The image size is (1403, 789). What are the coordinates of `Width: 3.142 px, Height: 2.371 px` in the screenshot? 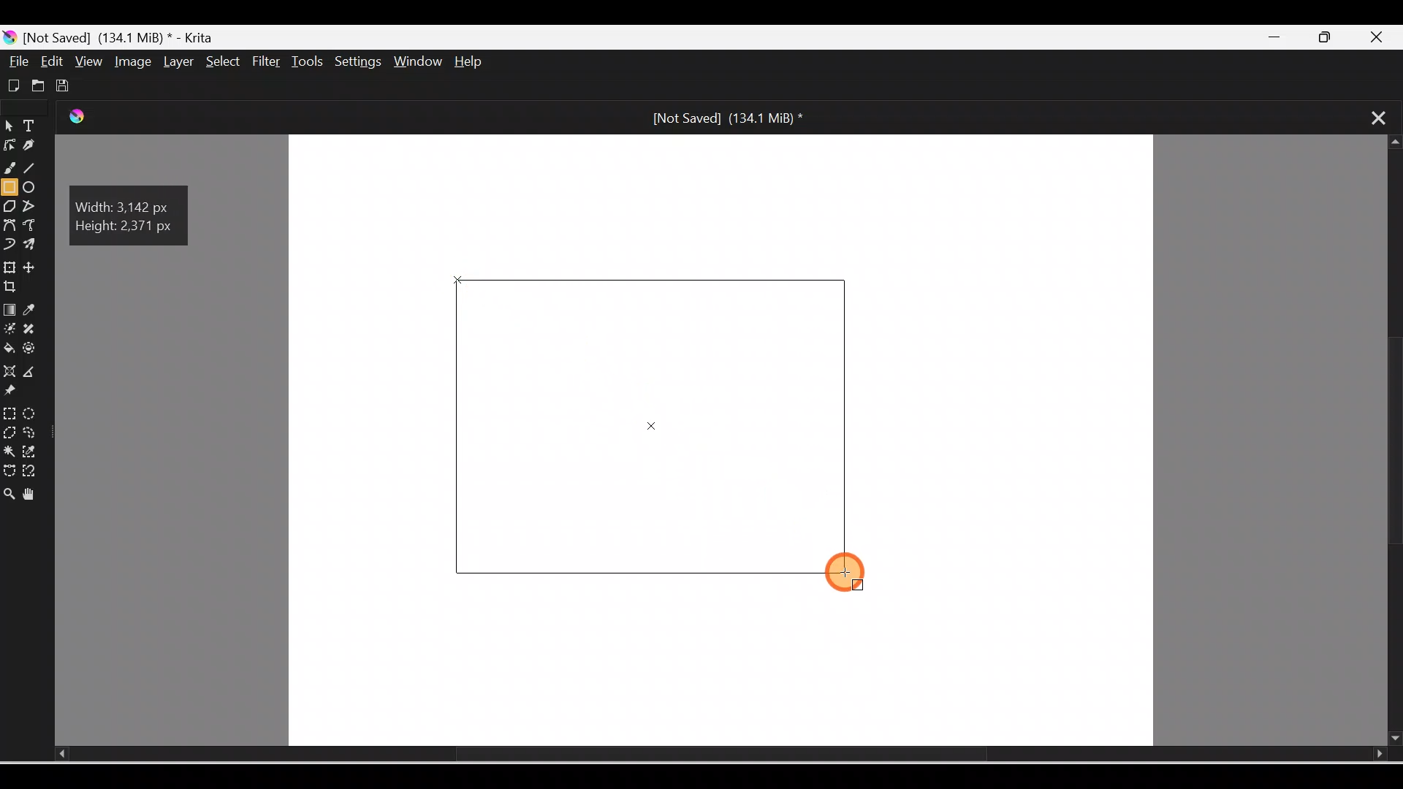 It's located at (133, 216).